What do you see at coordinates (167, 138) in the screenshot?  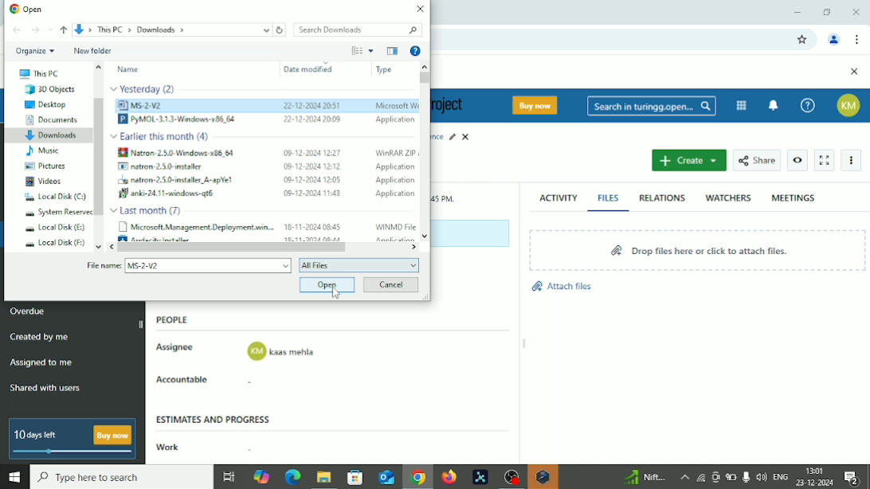 I see `file modified earlier this month` at bounding box center [167, 138].